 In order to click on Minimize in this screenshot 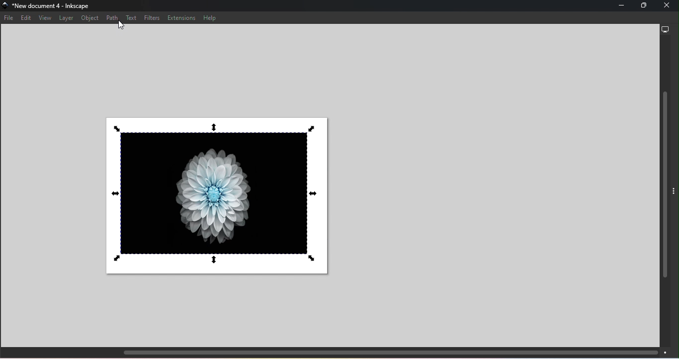, I will do `click(619, 7)`.